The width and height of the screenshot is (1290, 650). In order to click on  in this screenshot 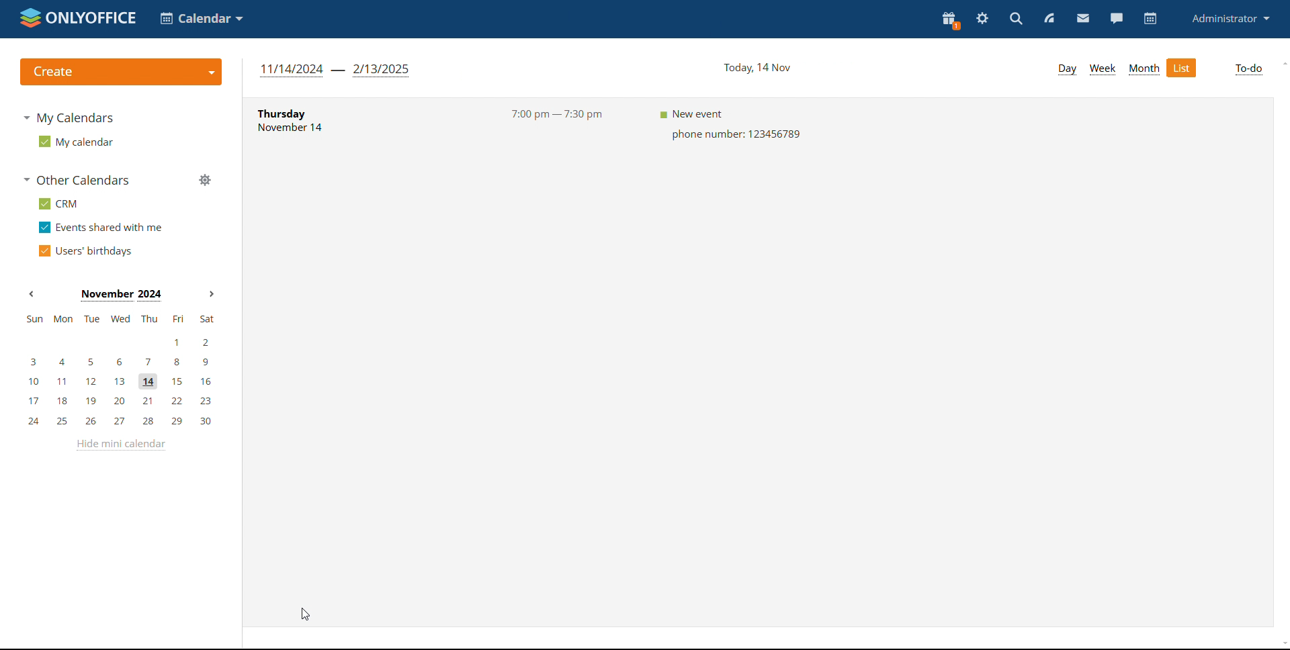, I will do `click(1145, 68)`.